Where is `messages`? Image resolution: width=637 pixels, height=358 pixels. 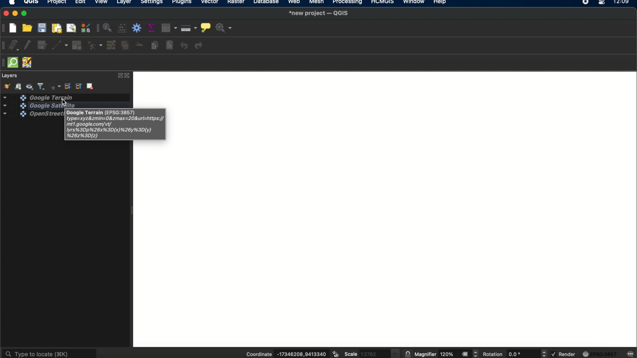 messages is located at coordinates (631, 353).